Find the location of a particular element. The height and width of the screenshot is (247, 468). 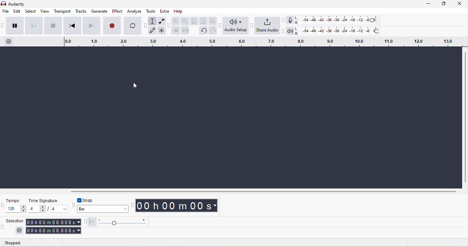

audacity audio setup toolbar is located at coordinates (222, 26).